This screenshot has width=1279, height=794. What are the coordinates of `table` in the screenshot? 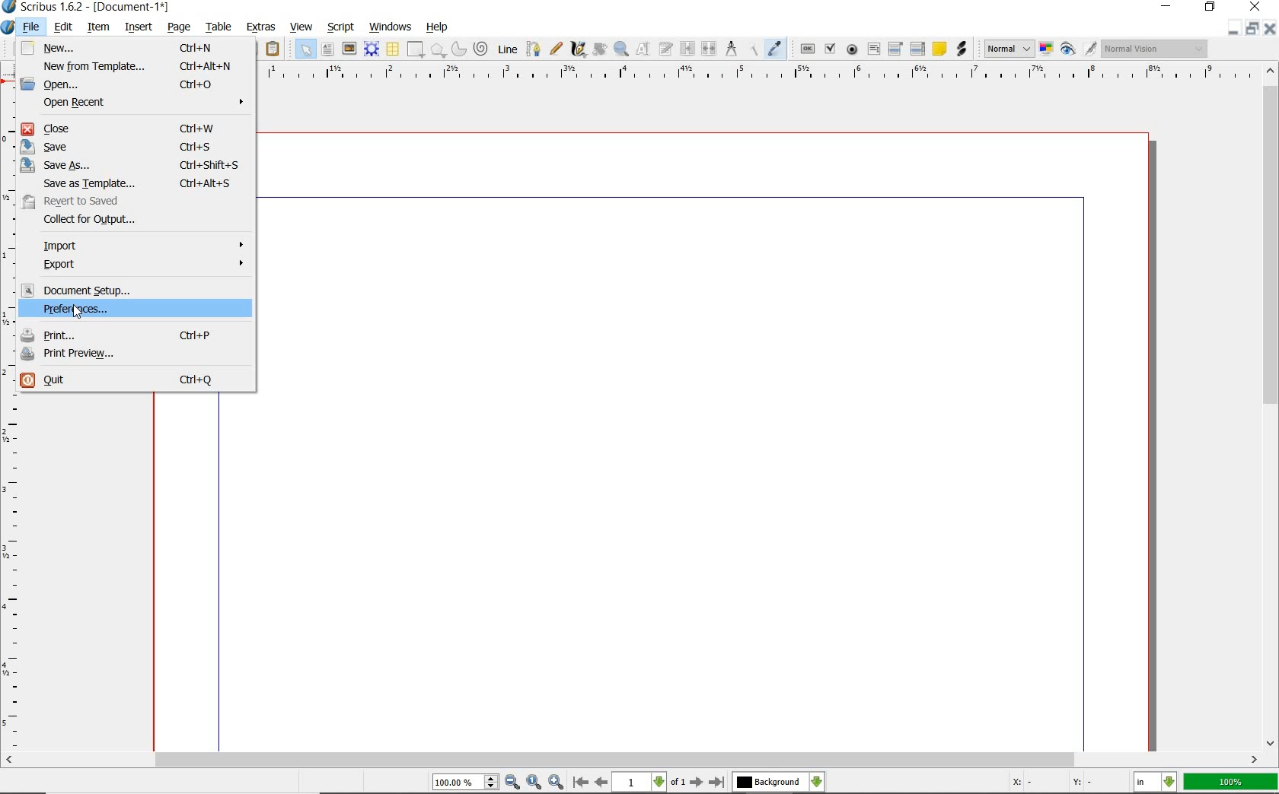 It's located at (221, 26).